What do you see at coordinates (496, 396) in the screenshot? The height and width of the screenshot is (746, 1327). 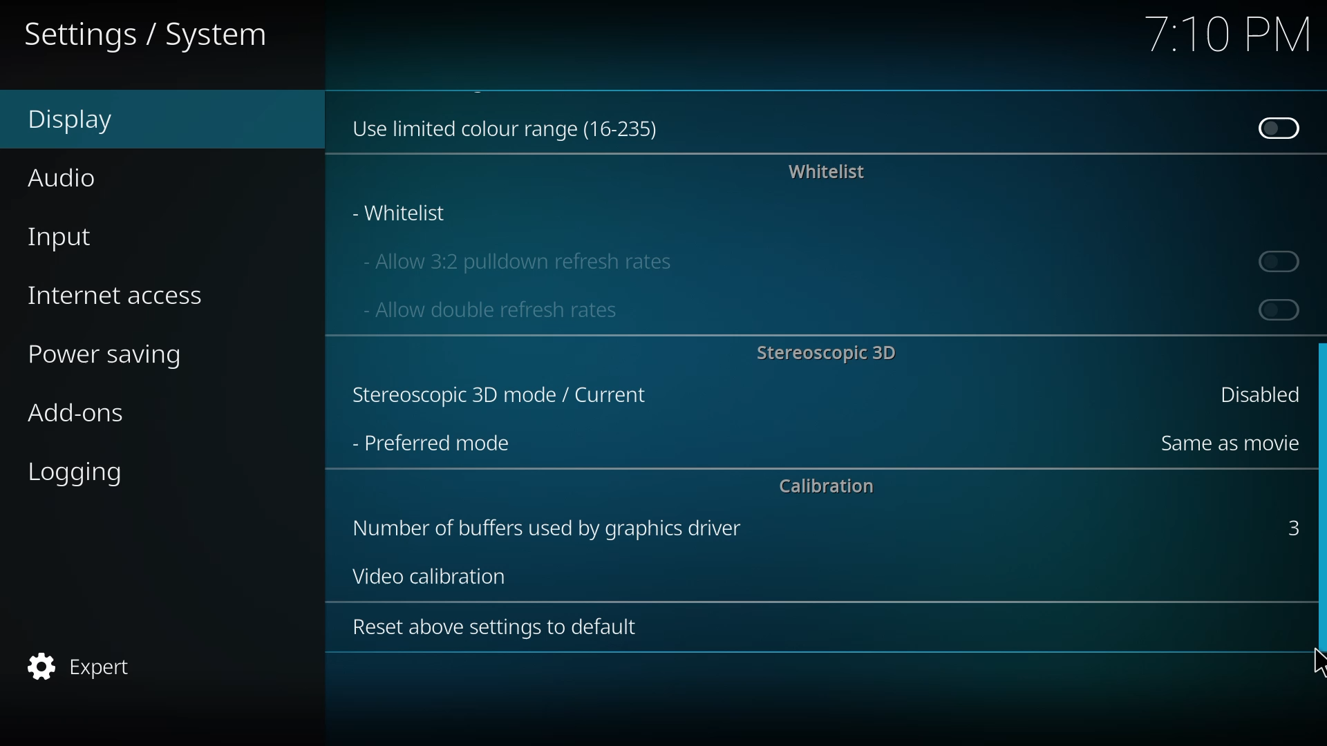 I see `stereoscopic 3d` at bounding box center [496, 396].